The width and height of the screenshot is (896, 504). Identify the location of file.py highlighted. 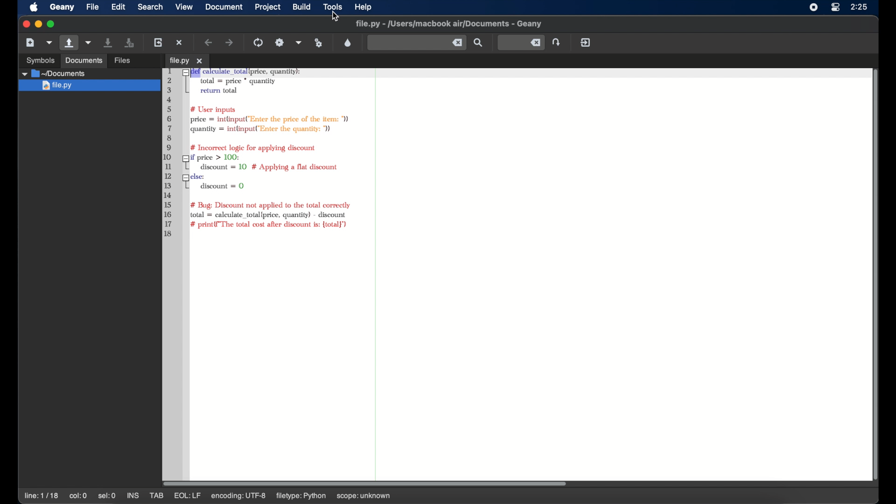
(88, 86).